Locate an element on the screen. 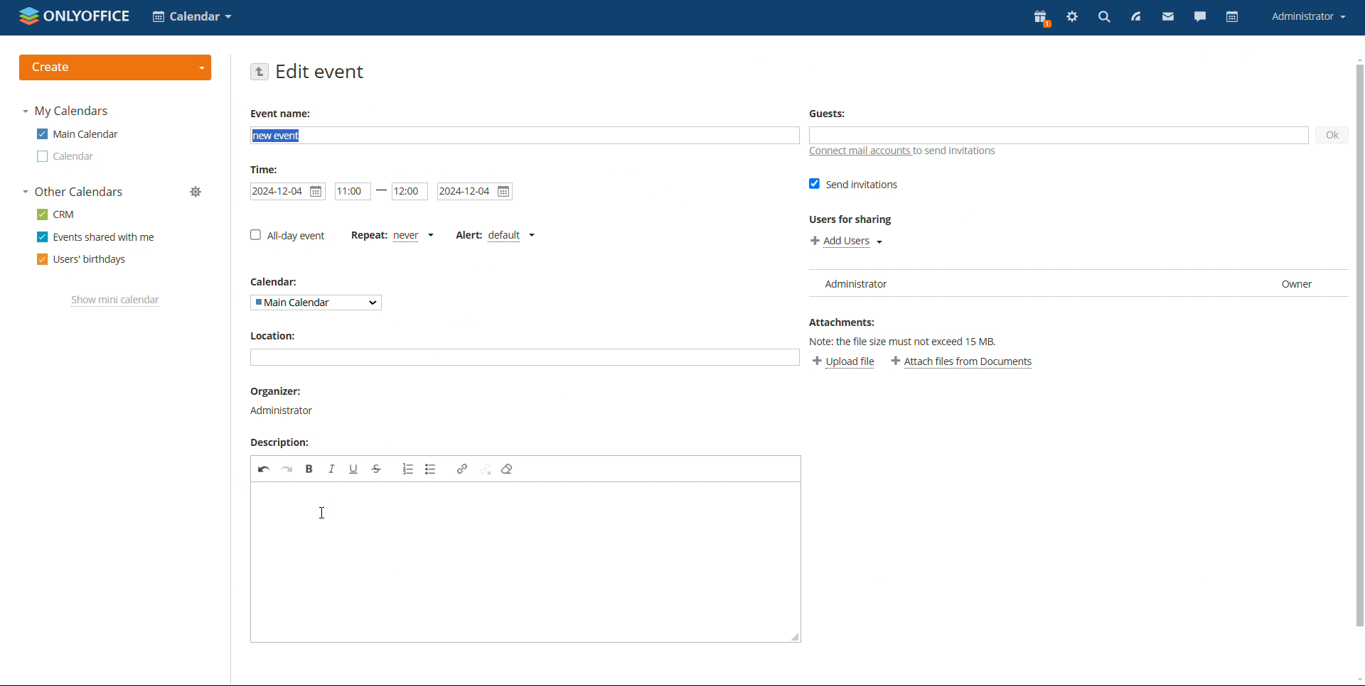 The height and width of the screenshot is (686, 1365). account is located at coordinates (1307, 16).